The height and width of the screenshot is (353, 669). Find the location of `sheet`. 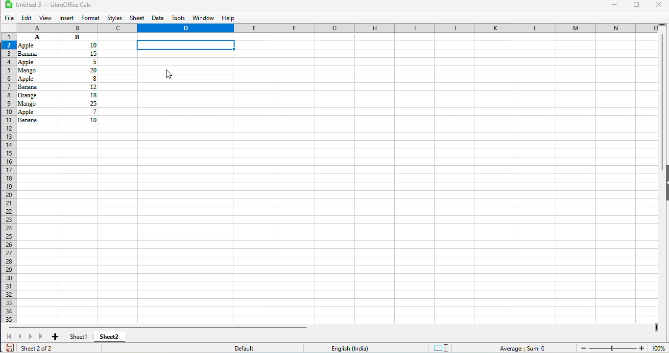

sheet is located at coordinates (137, 19).